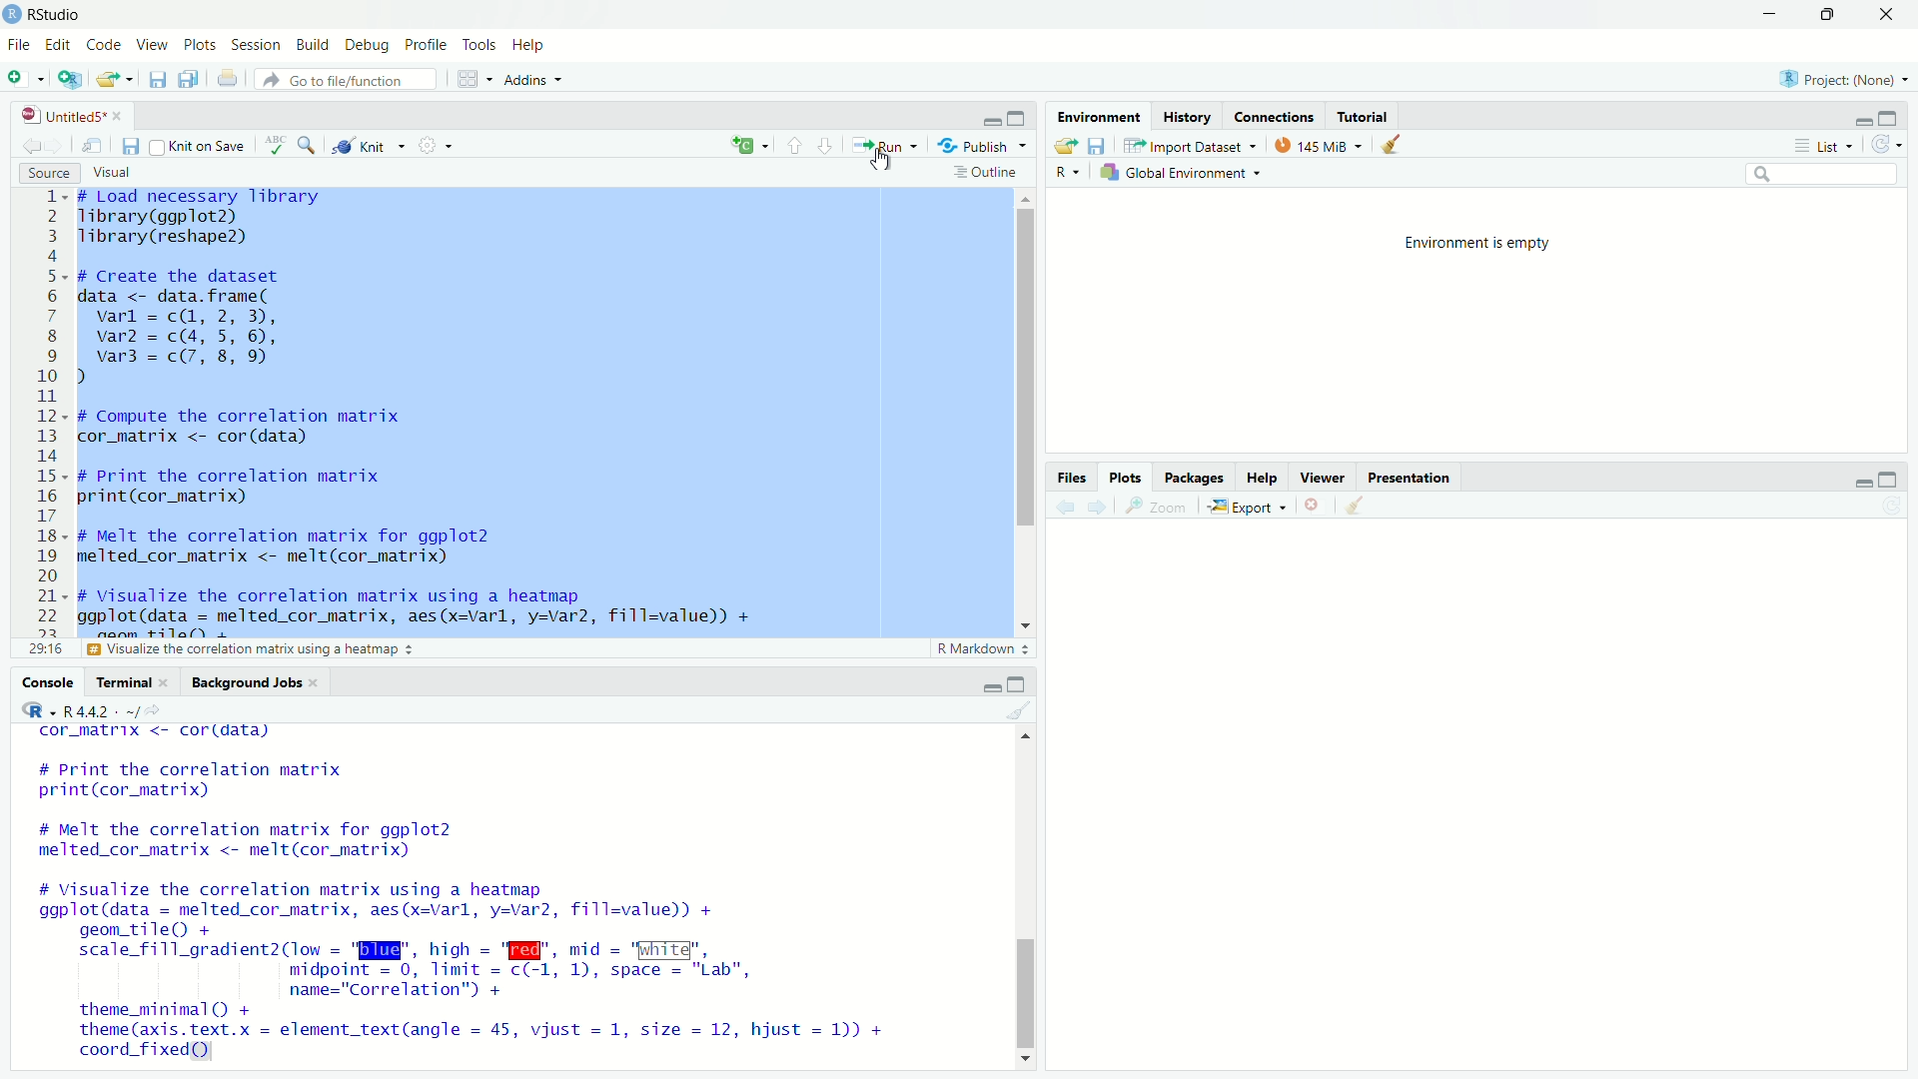 The height and width of the screenshot is (1079, 1918). I want to click on # Load necessary library
Tibrary(ggplot2)
Tibrary(reshape2)
# Create the dataset
data <- data. frame(
varl = c(, 2, 3),
var2 = c(4, 5, 6),
var3 = c(7, 8, 9 I
)
# Compute the correlation matrix
cor_matrix <- cor (data)
# Print the correlation matrix
print(cor_matrix)
# Melt the correlation matrix for ggplot2
melted_cor_matrix <- melt(cor_matrix)
# Visualize the correlation matrix using a heatmap
ggplot(data = melted_cor_matrix, aes(x=varl, y=var2, fill=value)) +
noom +ilal), so click(478, 415).